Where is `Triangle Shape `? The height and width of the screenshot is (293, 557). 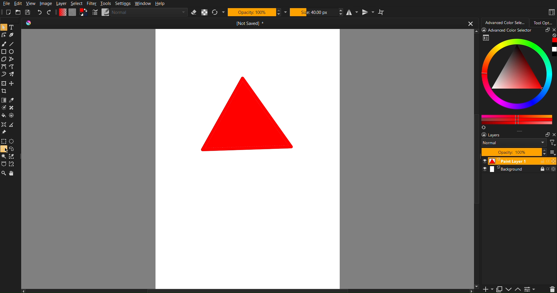 Triangle Shape  is located at coordinates (249, 113).